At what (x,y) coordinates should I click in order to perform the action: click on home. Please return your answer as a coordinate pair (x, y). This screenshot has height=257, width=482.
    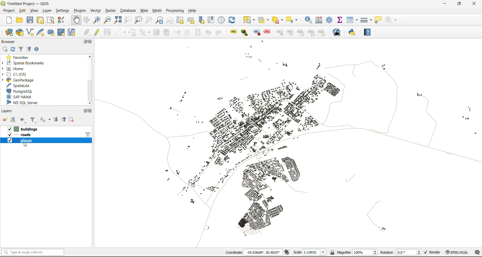
    Looking at the image, I should click on (19, 68).